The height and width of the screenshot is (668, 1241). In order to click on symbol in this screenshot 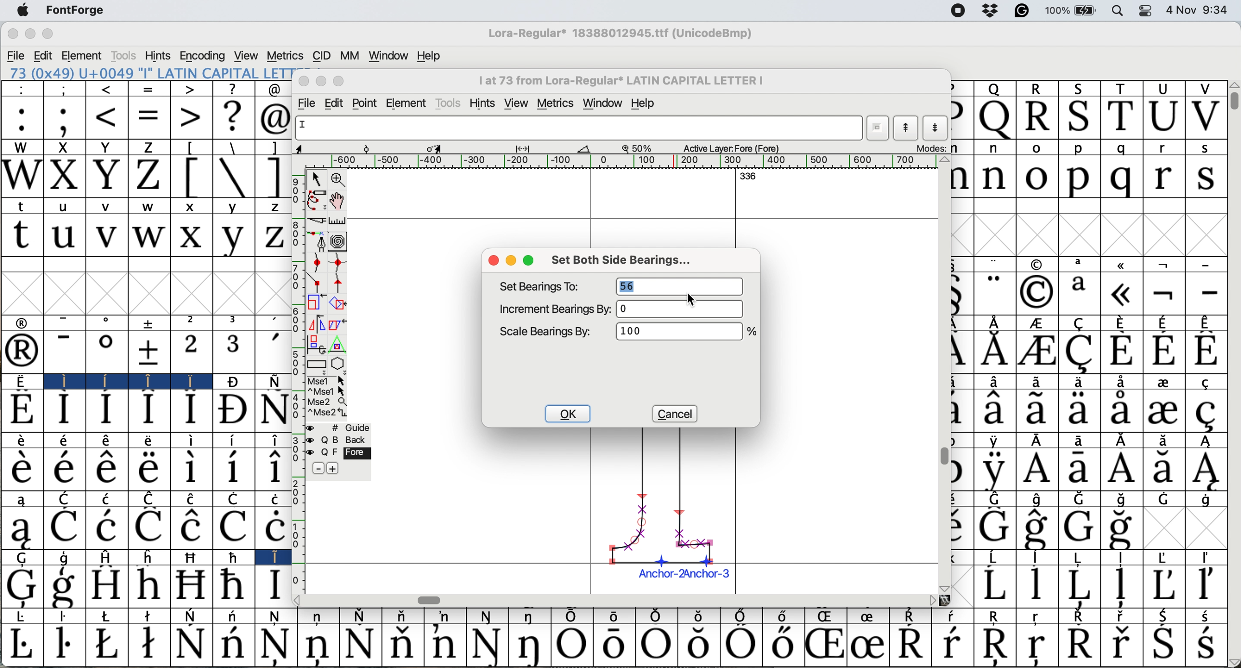, I will do `click(1167, 263)`.